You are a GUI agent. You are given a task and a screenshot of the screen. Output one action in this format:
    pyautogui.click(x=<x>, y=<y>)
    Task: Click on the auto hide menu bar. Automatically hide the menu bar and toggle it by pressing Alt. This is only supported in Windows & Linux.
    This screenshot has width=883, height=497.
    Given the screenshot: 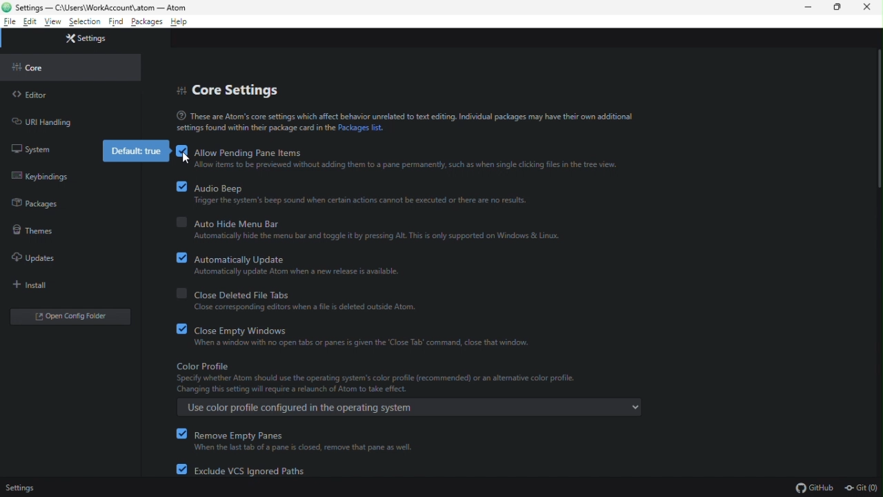 What is the action you would take?
    pyautogui.click(x=370, y=230)
    